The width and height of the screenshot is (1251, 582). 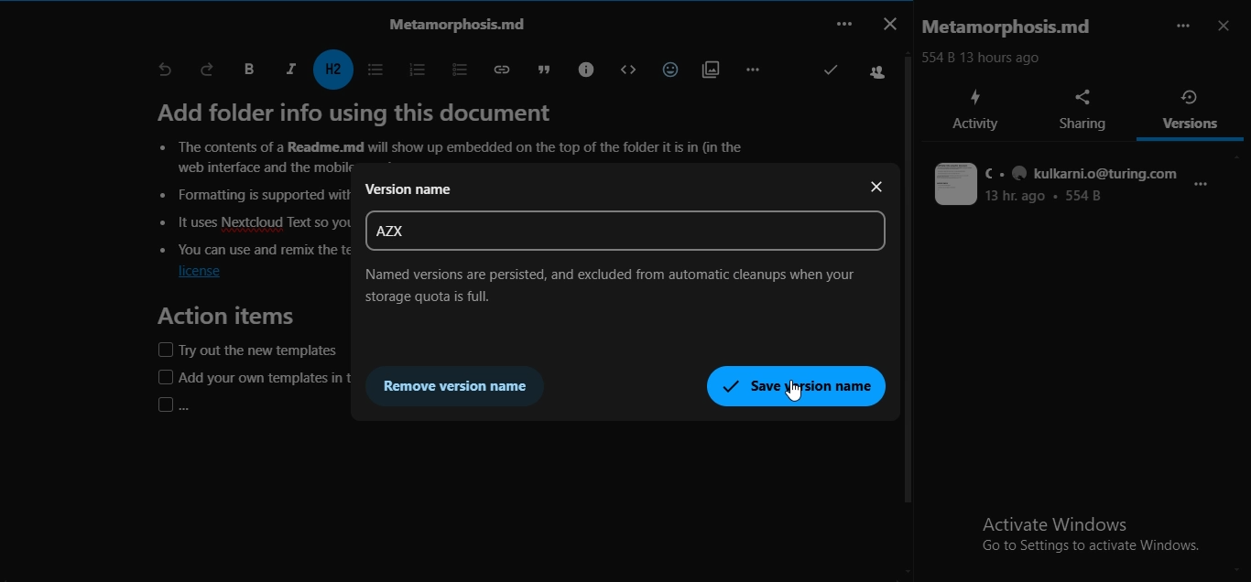 What do you see at coordinates (708, 68) in the screenshot?
I see `insert attachments` at bounding box center [708, 68].